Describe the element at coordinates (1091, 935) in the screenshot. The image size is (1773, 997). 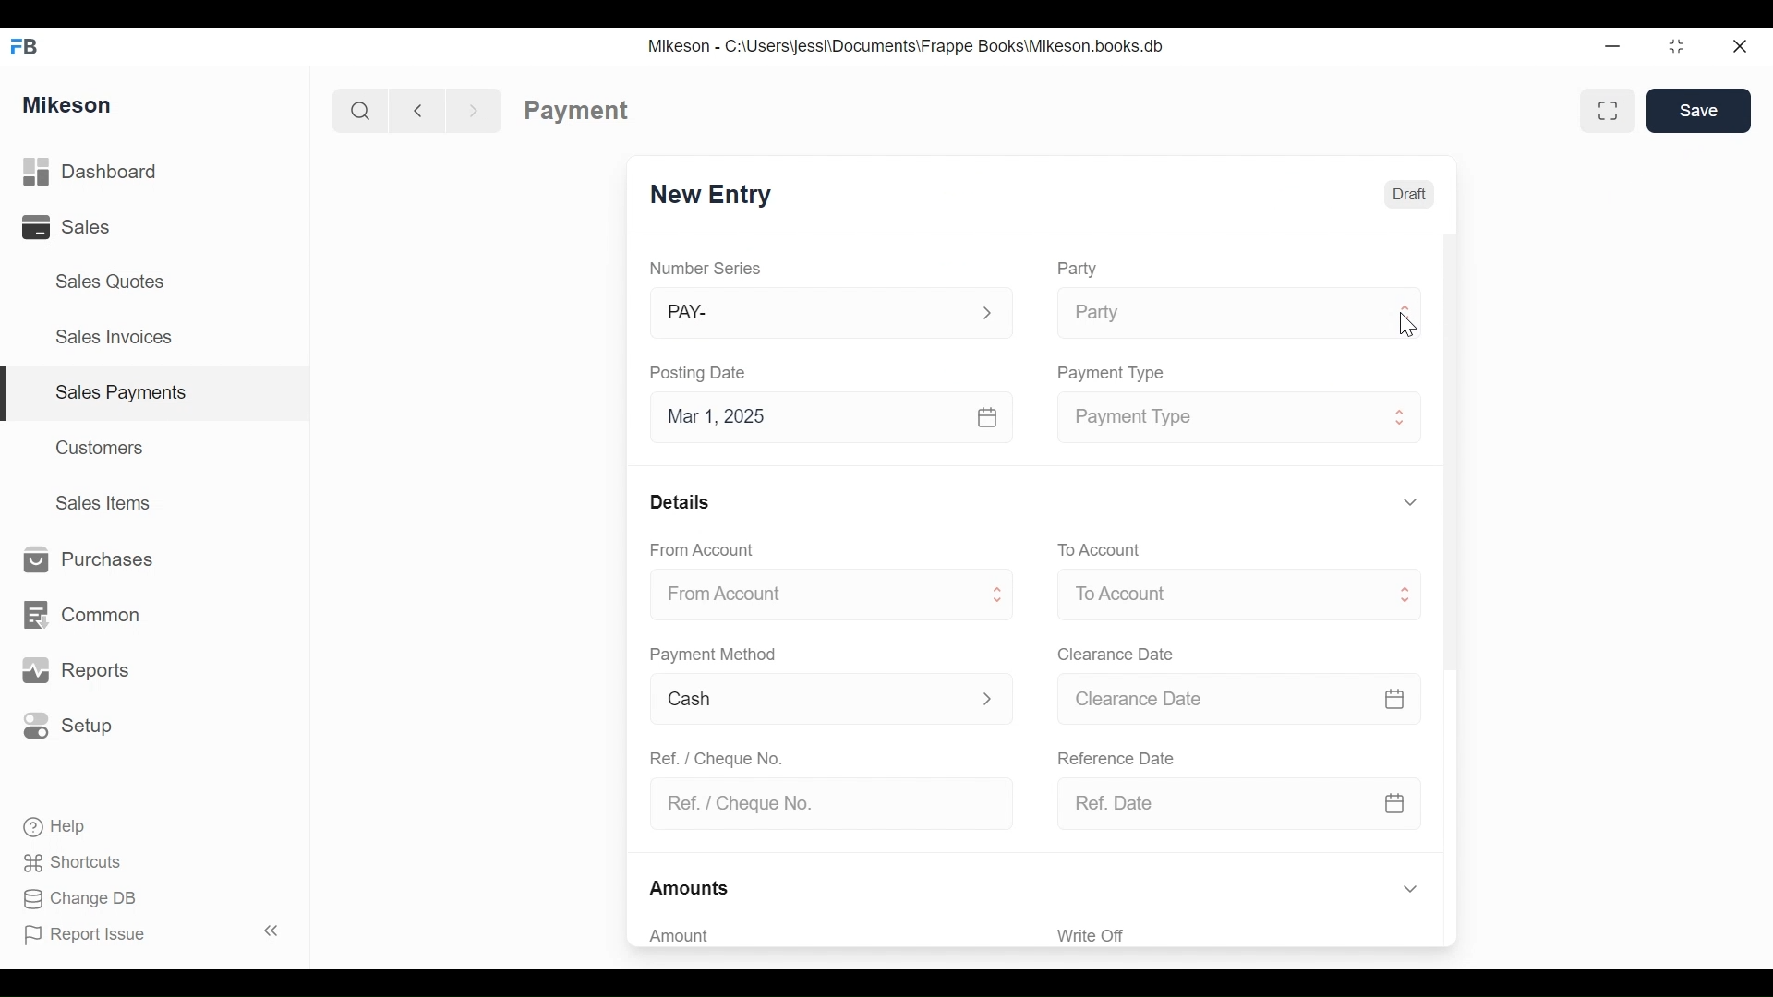
I see `Write Off` at that location.